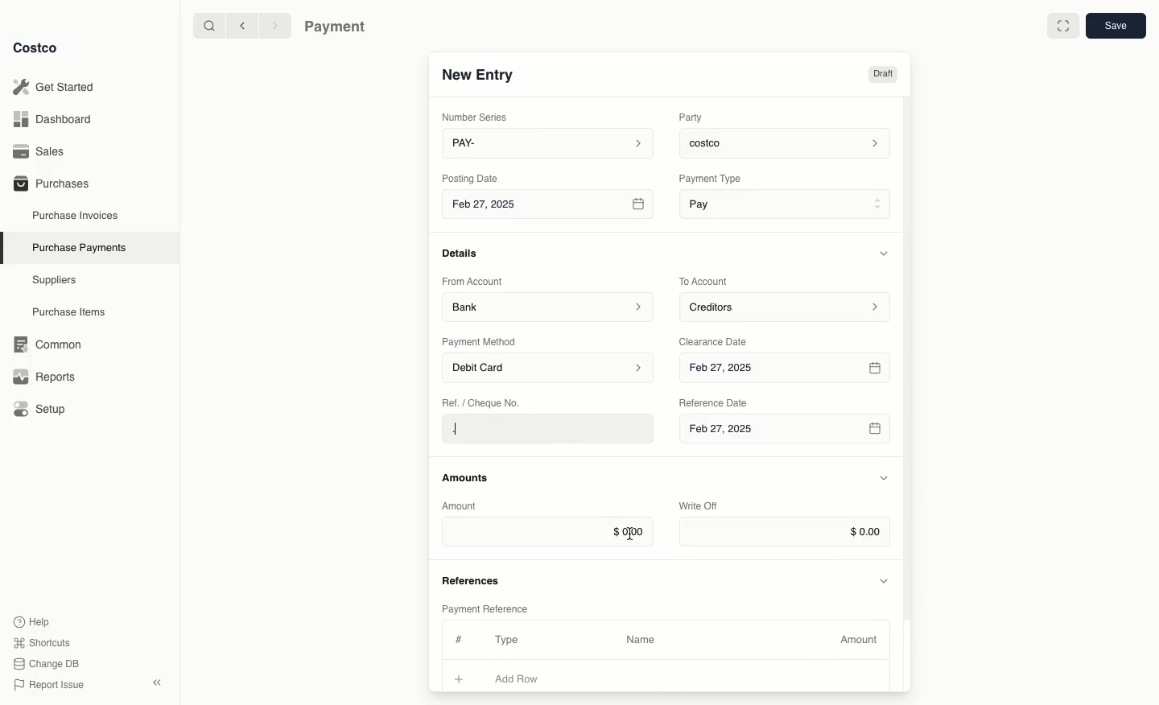 This screenshot has width=1159, height=705. I want to click on Details, so click(464, 253).